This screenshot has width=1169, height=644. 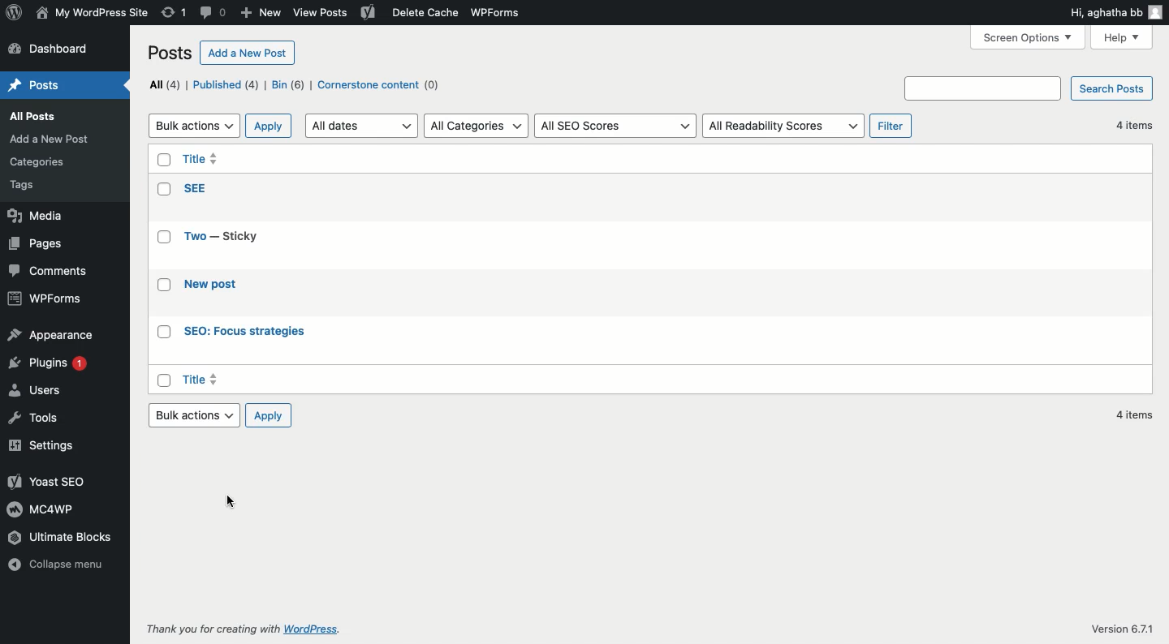 I want to click on Hi user, so click(x=1116, y=13).